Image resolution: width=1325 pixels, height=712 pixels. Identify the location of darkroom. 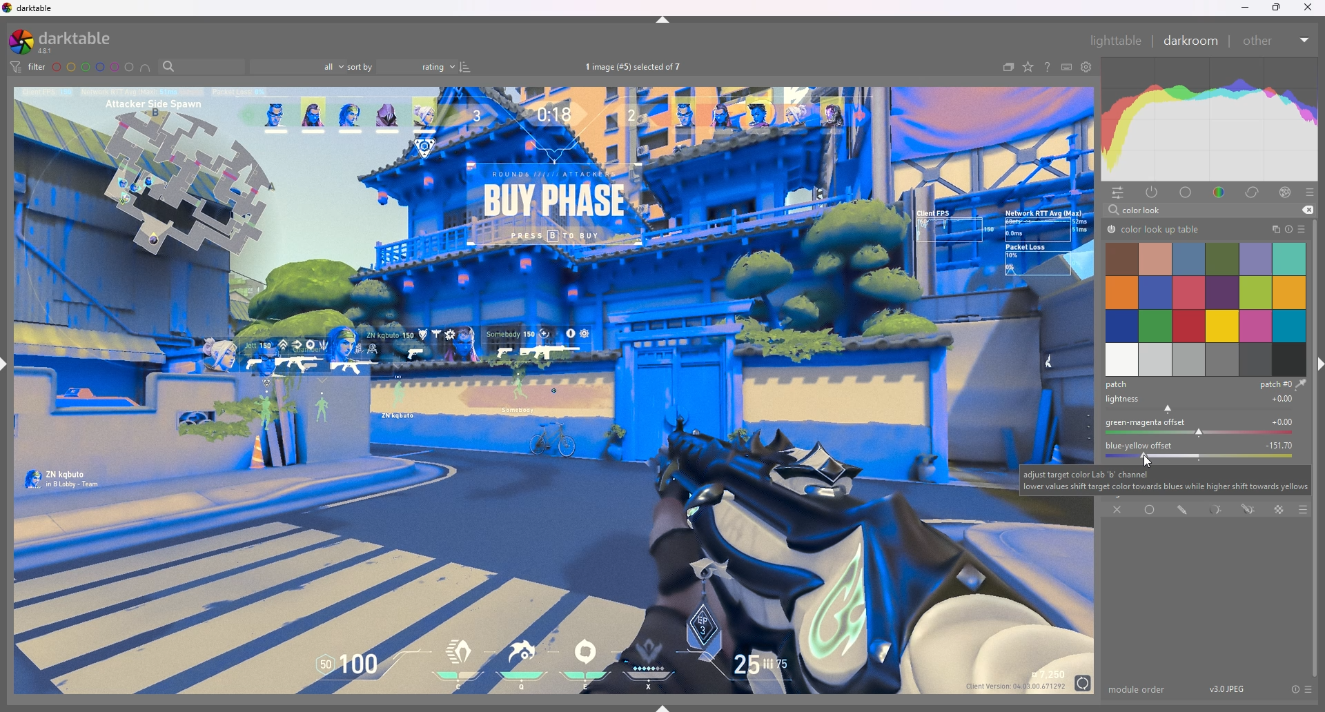
(1191, 39).